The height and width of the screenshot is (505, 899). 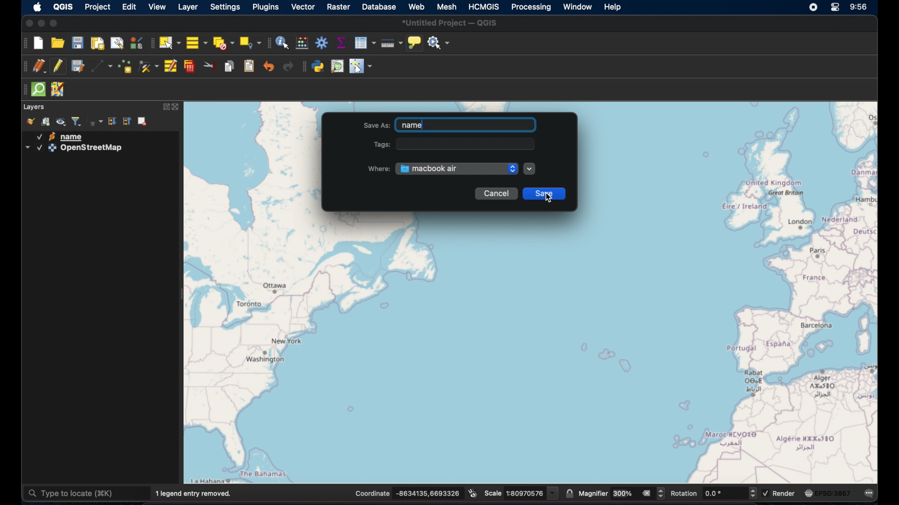 What do you see at coordinates (322, 43) in the screenshot?
I see `toolbox` at bounding box center [322, 43].